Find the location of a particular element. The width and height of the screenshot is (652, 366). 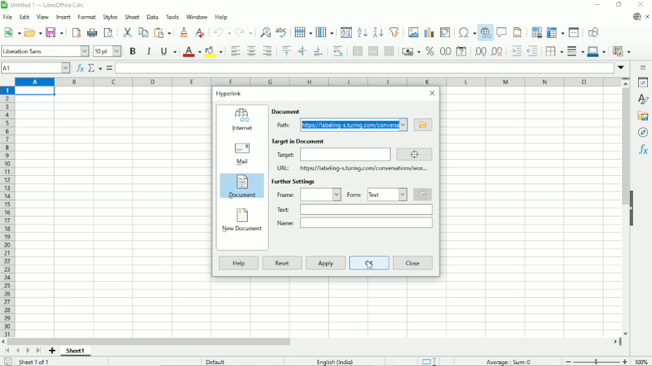

Conditional is located at coordinates (622, 51).